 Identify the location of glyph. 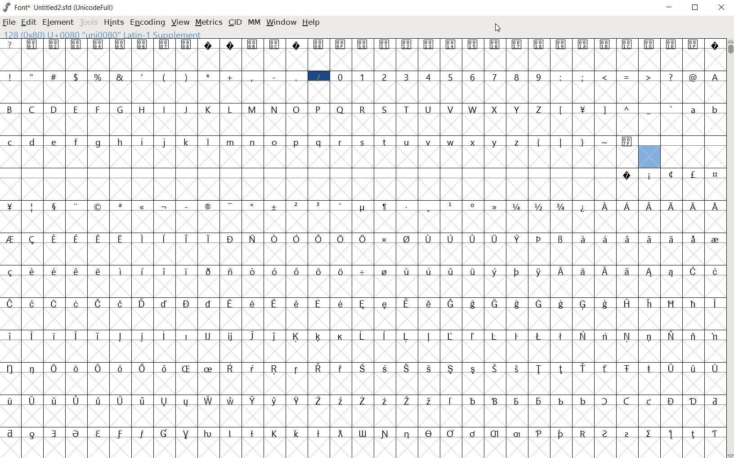
(494, 434).